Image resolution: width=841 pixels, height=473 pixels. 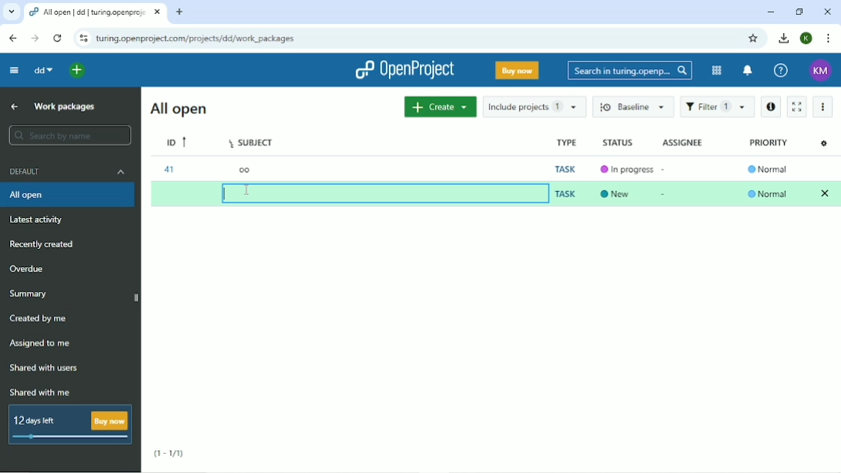 I want to click on Buy now, so click(x=516, y=72).